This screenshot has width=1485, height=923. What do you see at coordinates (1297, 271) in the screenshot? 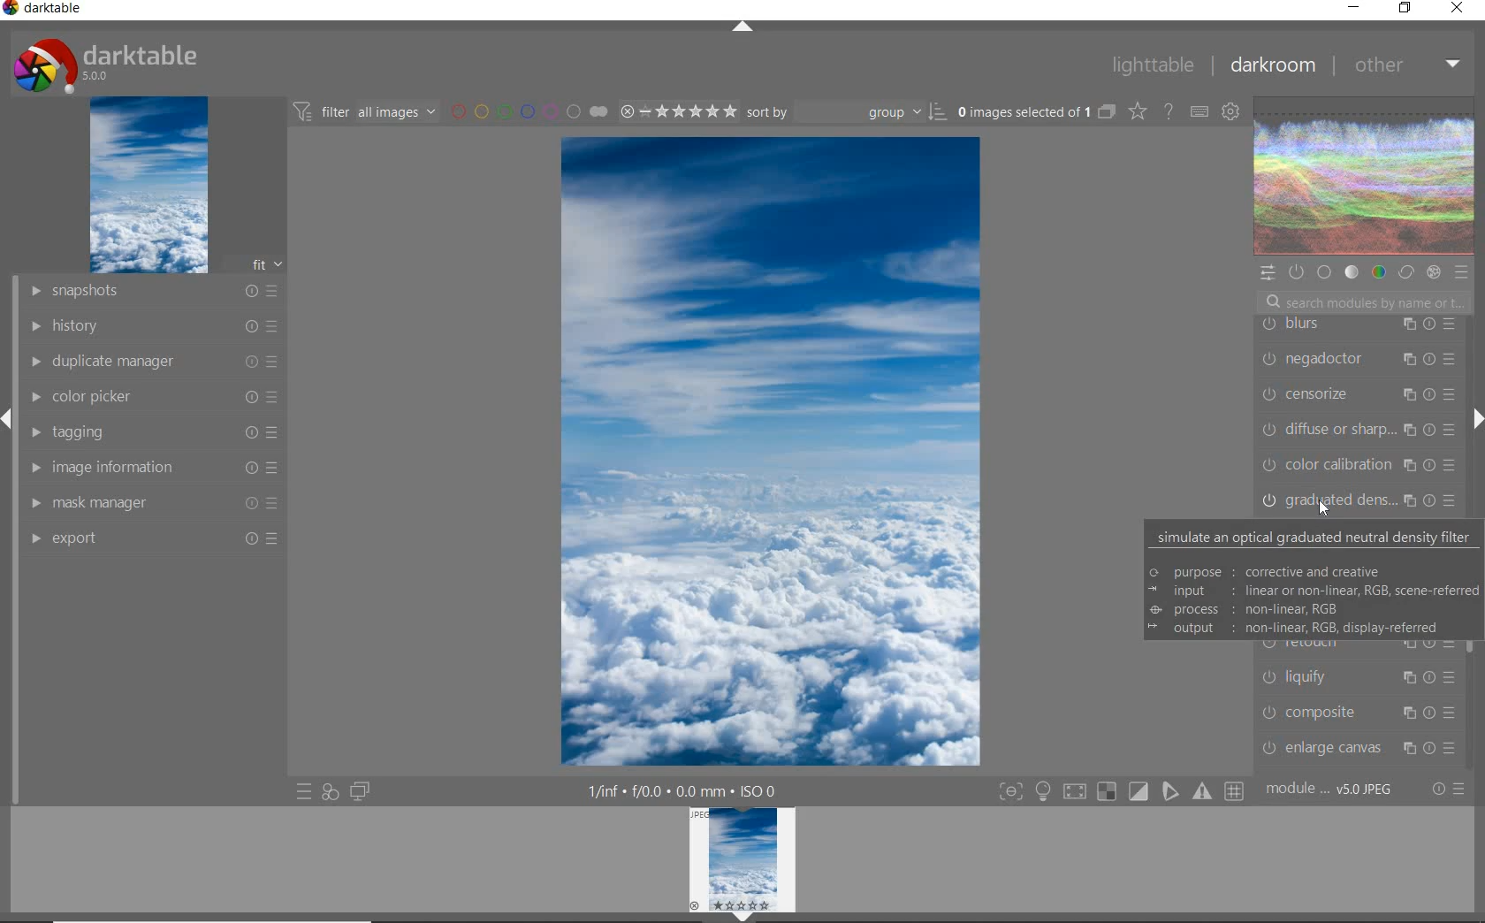
I see `SHOW ONLY ACTIVE MODULES` at bounding box center [1297, 271].